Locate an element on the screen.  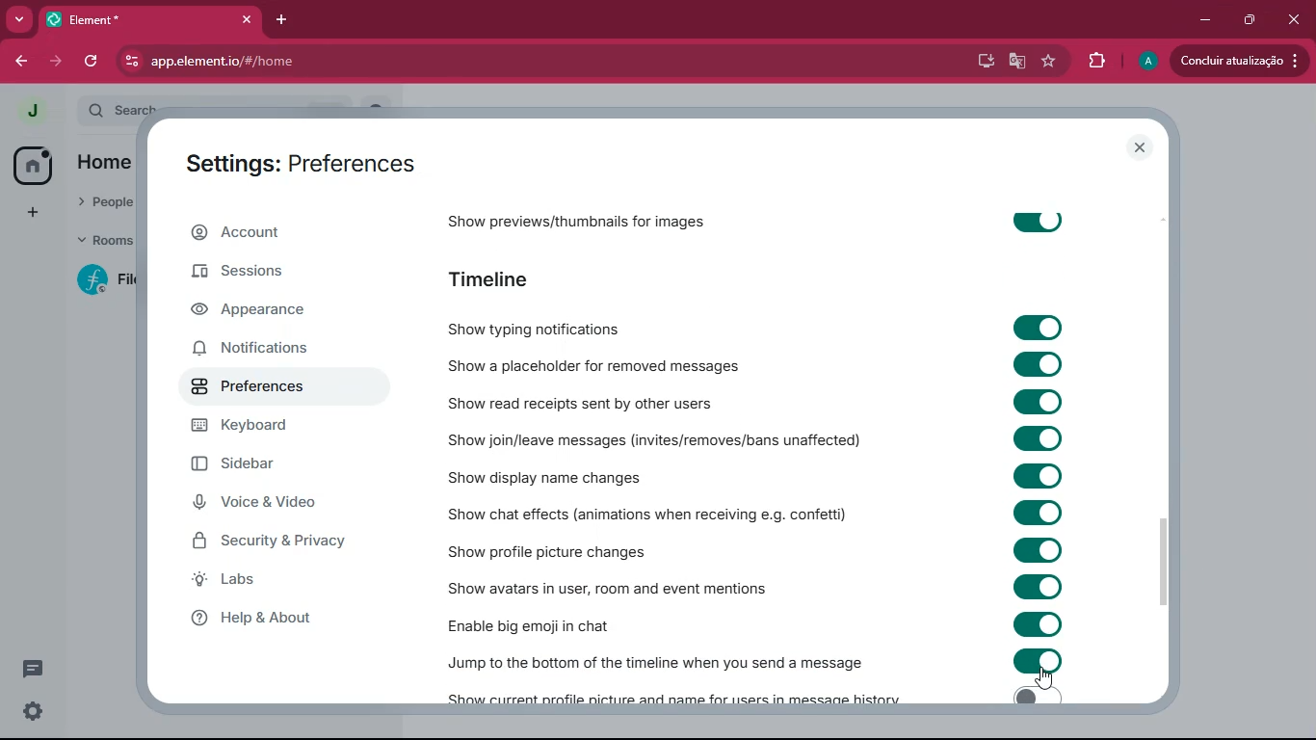
home is located at coordinates (103, 167).